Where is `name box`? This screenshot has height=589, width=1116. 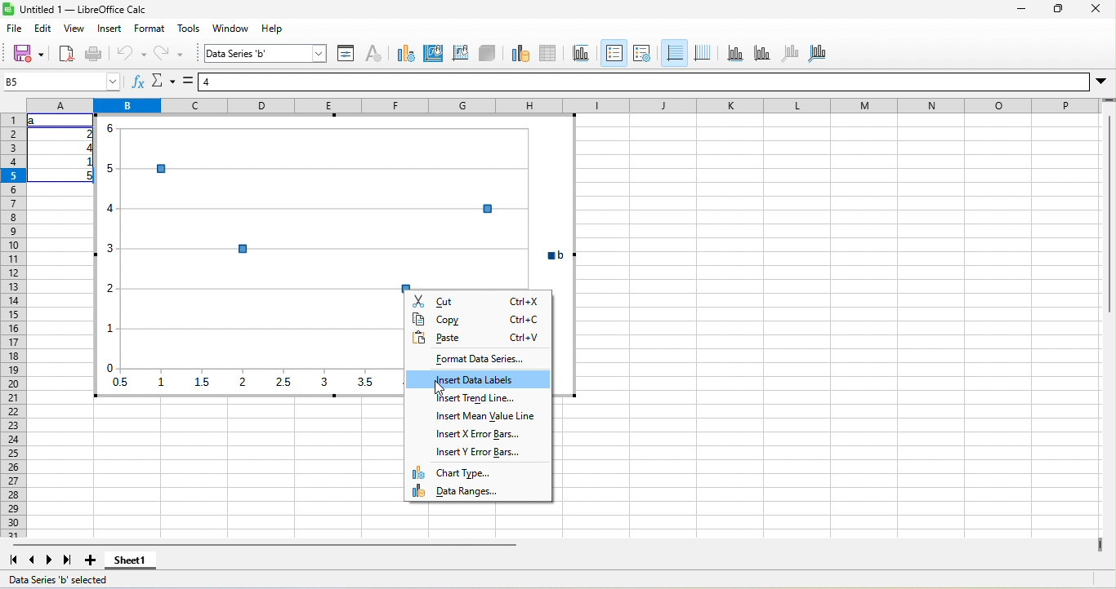 name box is located at coordinates (62, 82).